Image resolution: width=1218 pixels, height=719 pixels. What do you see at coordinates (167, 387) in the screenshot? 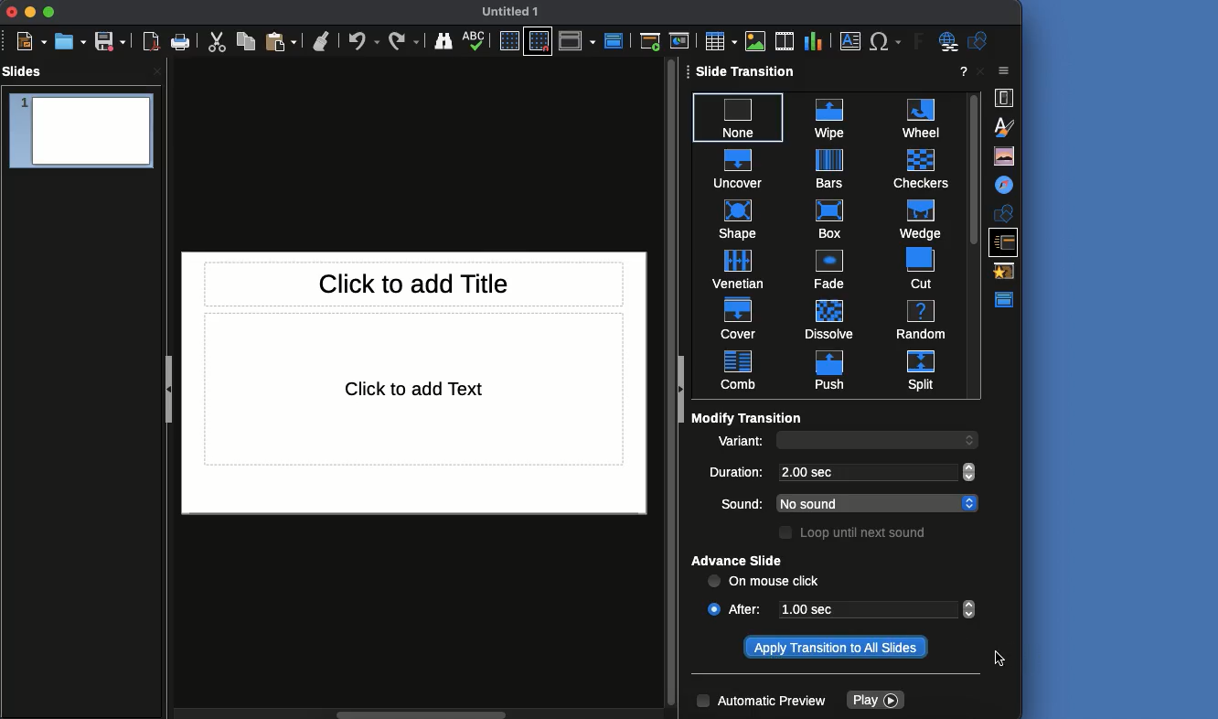
I see `Collapse` at bounding box center [167, 387].